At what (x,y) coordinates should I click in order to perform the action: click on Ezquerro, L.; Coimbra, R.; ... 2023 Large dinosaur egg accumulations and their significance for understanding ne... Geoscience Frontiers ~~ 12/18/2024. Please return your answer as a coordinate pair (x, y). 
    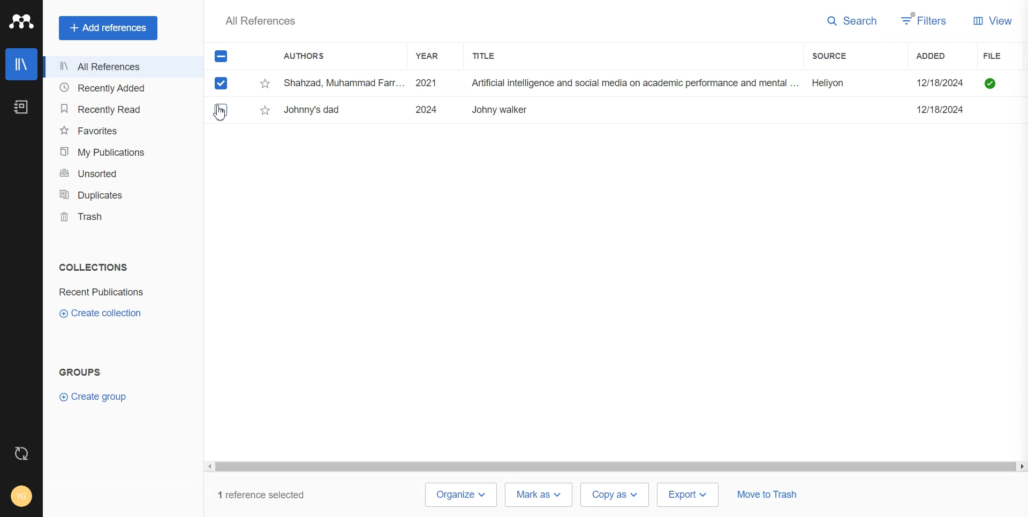
    Looking at the image, I should click on (628, 110).